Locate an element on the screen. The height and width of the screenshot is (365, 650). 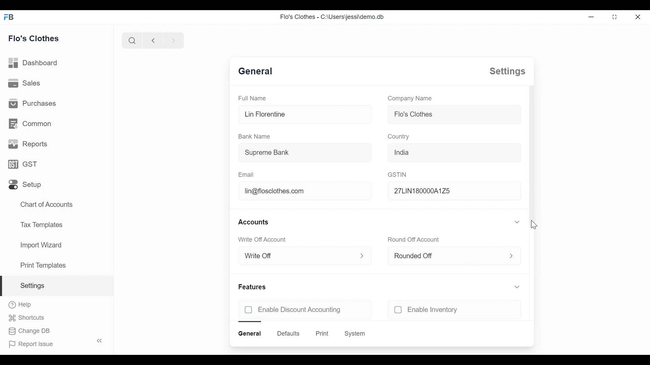
Expand is located at coordinates (517, 287).